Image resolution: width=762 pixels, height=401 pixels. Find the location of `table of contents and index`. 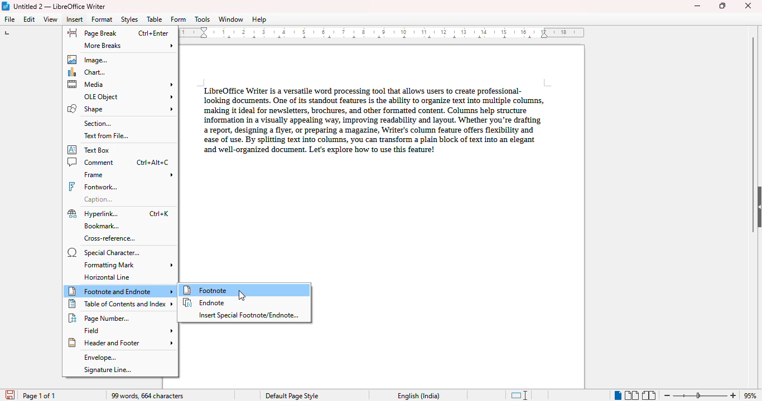

table of contents and index is located at coordinates (121, 304).